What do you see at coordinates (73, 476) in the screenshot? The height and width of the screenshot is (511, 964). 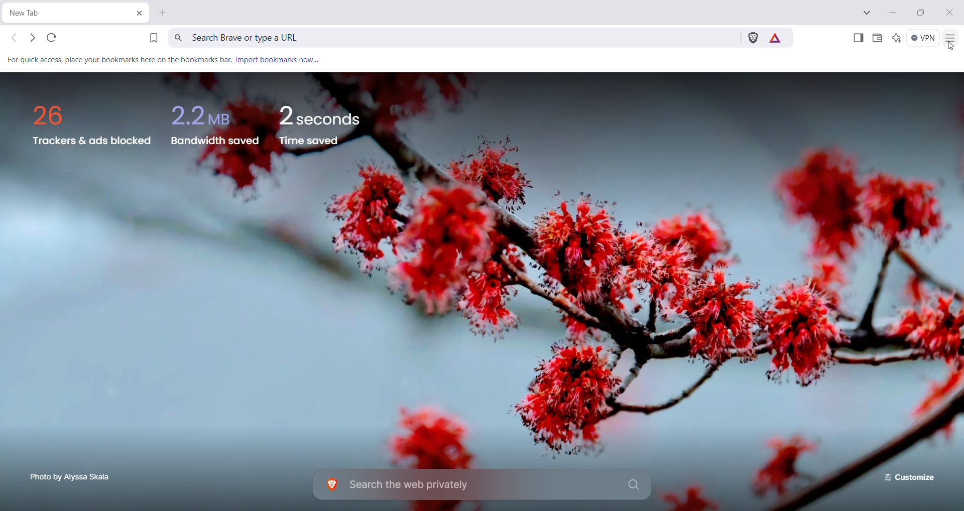 I see `Photo by Alyssa Skala` at bounding box center [73, 476].